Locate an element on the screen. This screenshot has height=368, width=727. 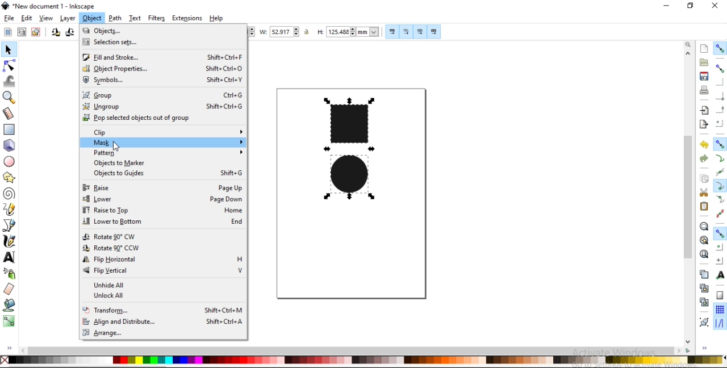
ungroup is located at coordinates (162, 108).